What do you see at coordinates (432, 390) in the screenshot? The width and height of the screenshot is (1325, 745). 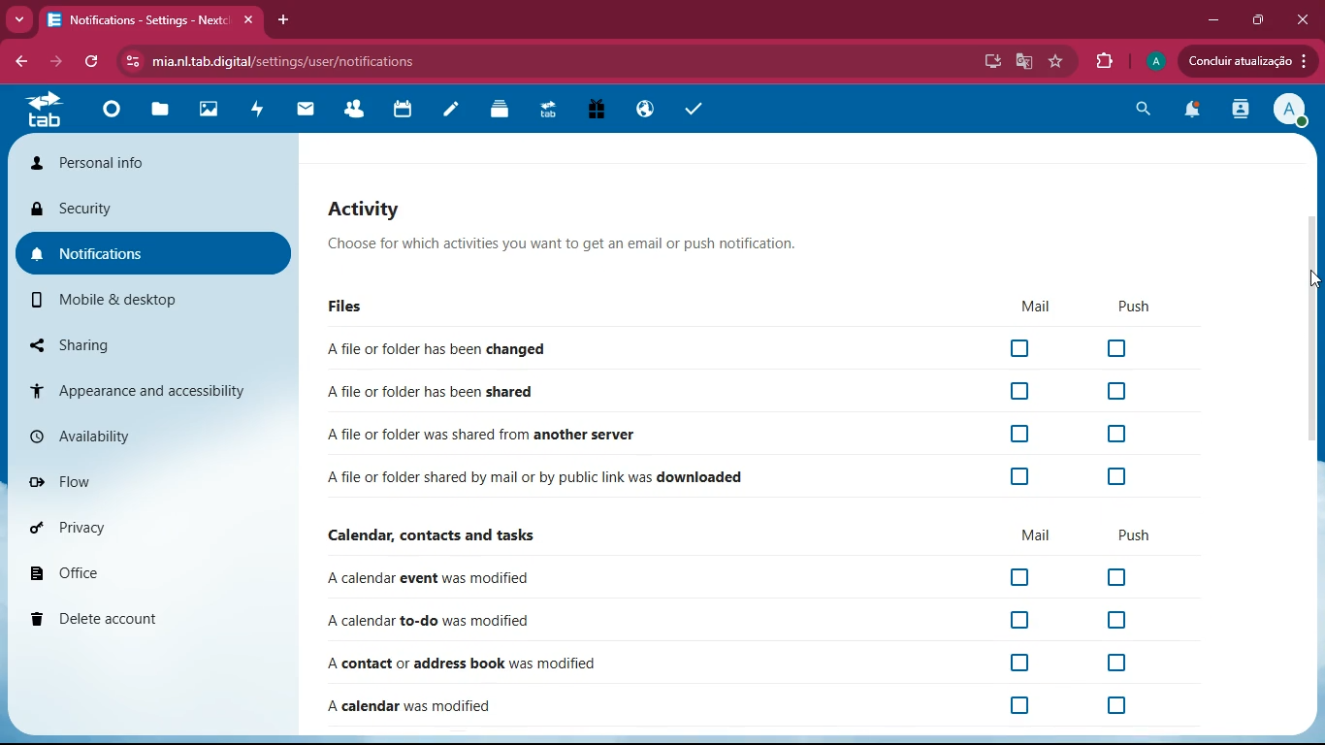 I see `A file or folder has been shared` at bounding box center [432, 390].